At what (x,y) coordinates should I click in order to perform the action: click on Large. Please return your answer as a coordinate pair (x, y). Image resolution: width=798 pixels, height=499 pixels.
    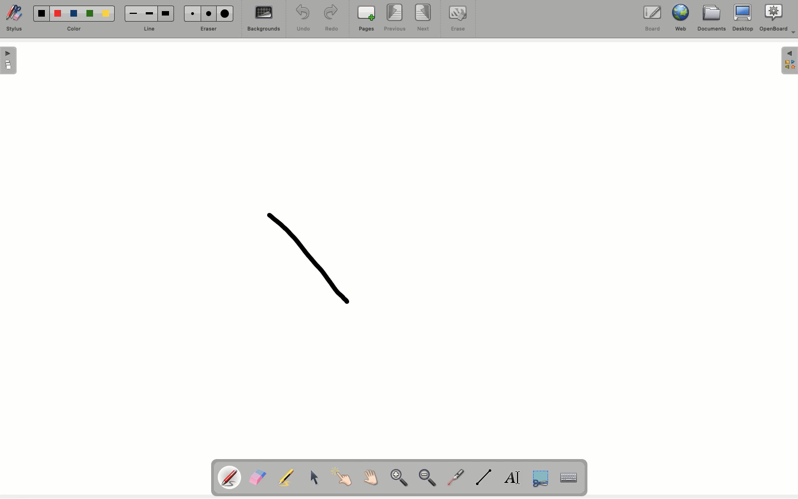
    Looking at the image, I should click on (167, 12).